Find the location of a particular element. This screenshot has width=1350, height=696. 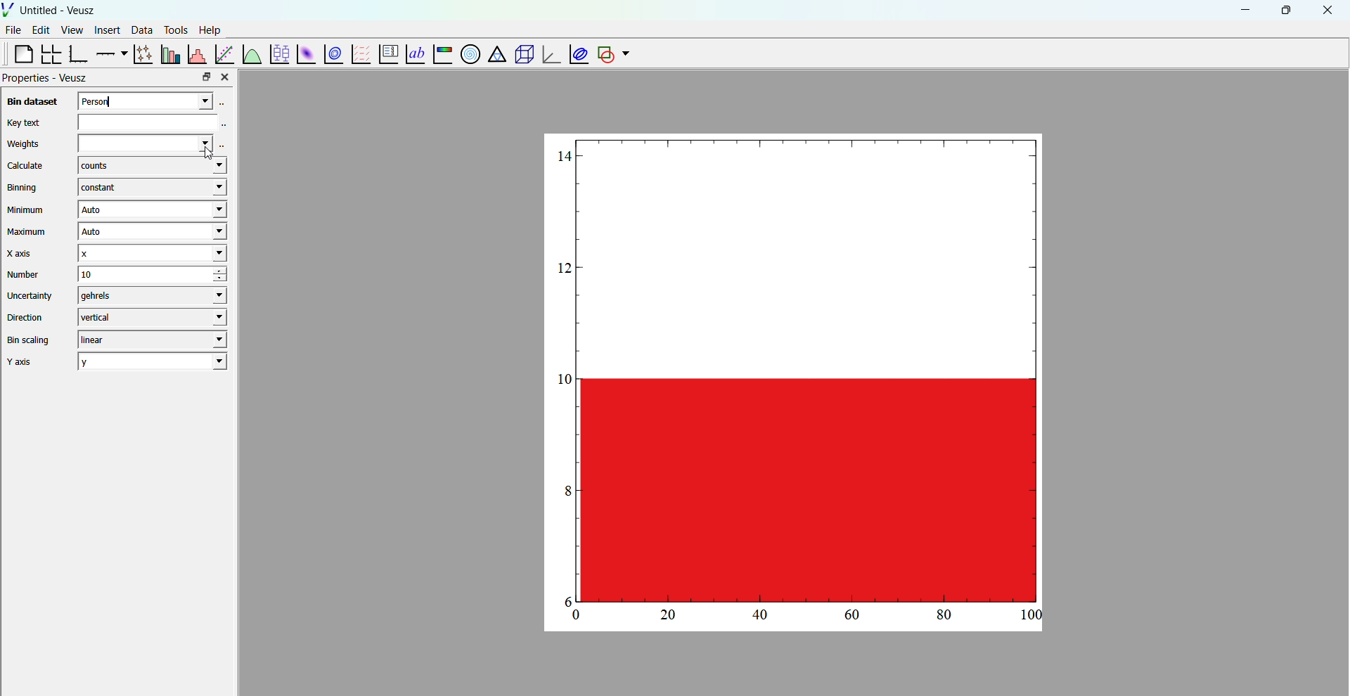

cursor is located at coordinates (218, 155).